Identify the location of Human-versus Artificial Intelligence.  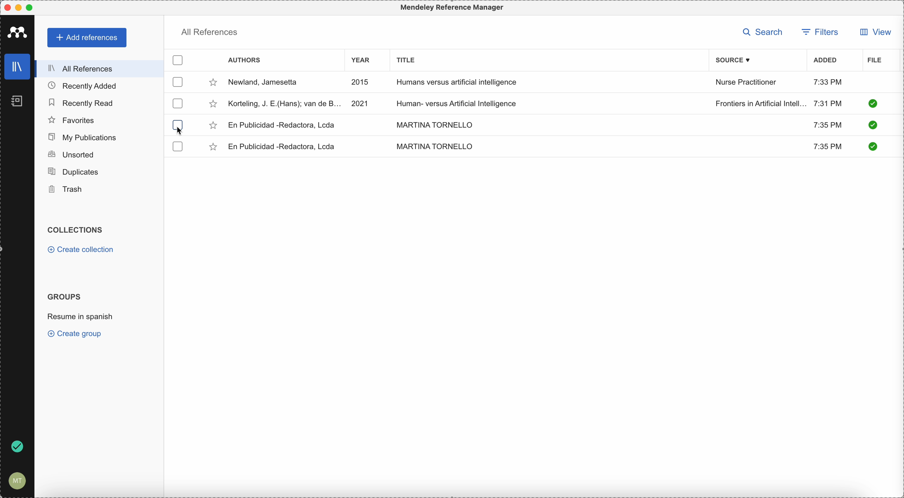
(463, 102).